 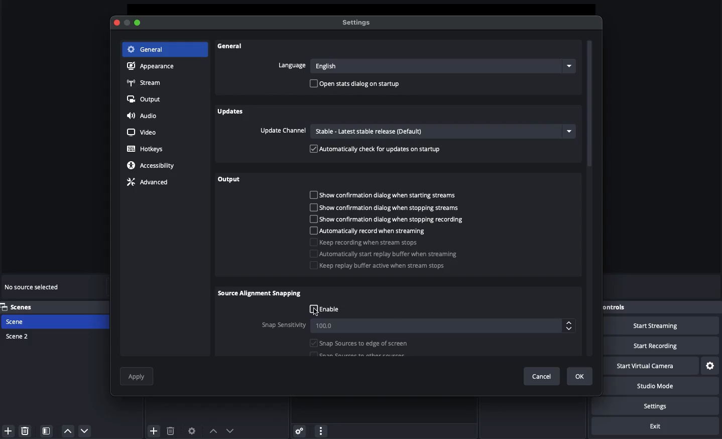 What do you see at coordinates (153, 67) in the screenshot?
I see `Appearance ` at bounding box center [153, 67].